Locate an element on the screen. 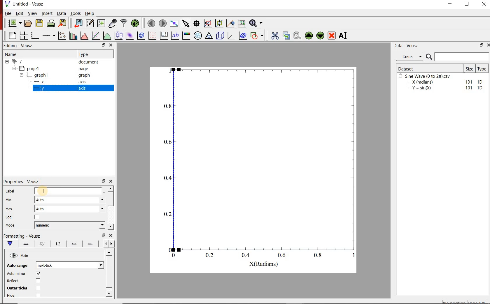  Dataset is located at coordinates (429, 68).